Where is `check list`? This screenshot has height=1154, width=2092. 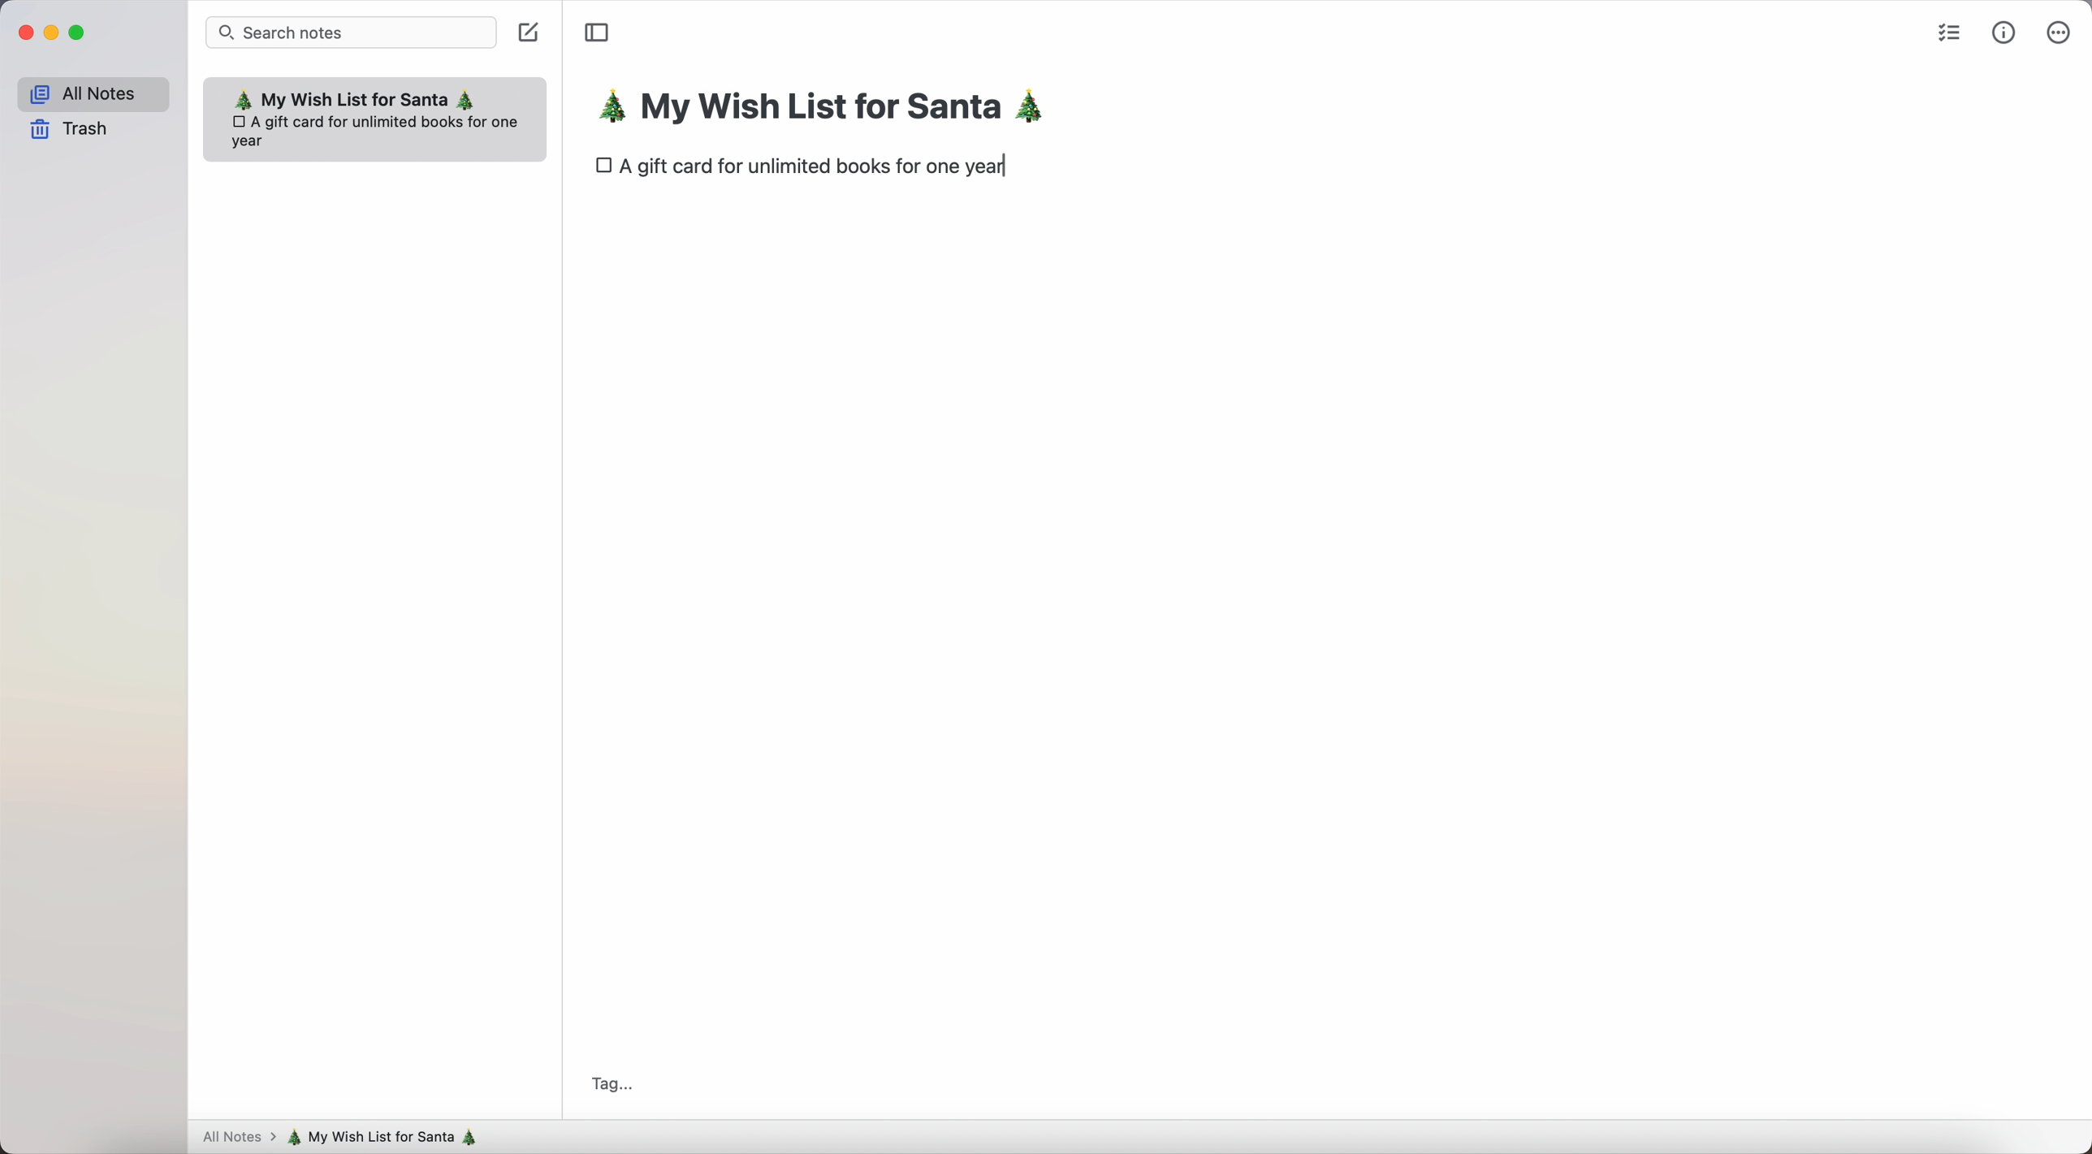 check list is located at coordinates (1946, 31).